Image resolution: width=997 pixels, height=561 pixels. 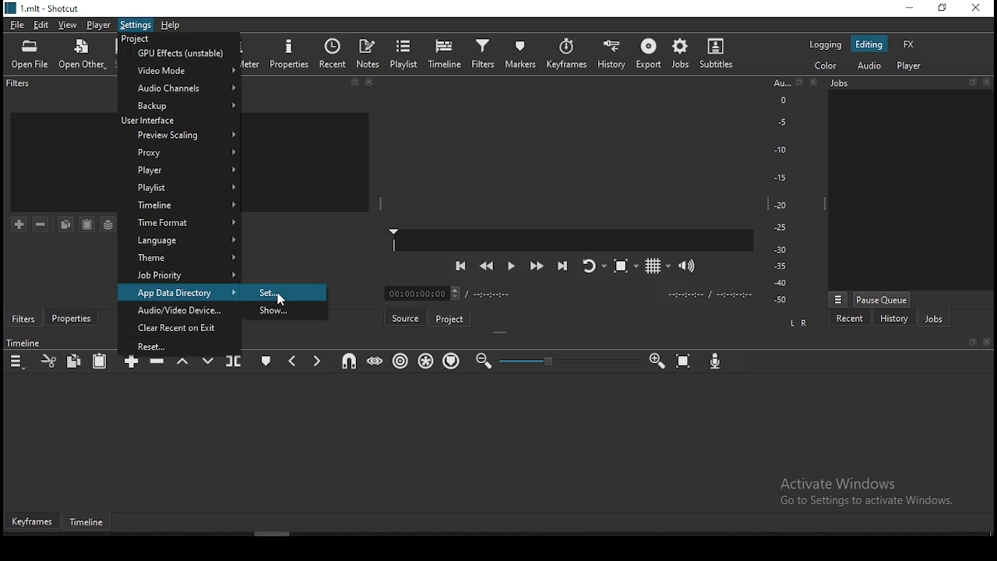 I want to click on user interface, so click(x=180, y=121).